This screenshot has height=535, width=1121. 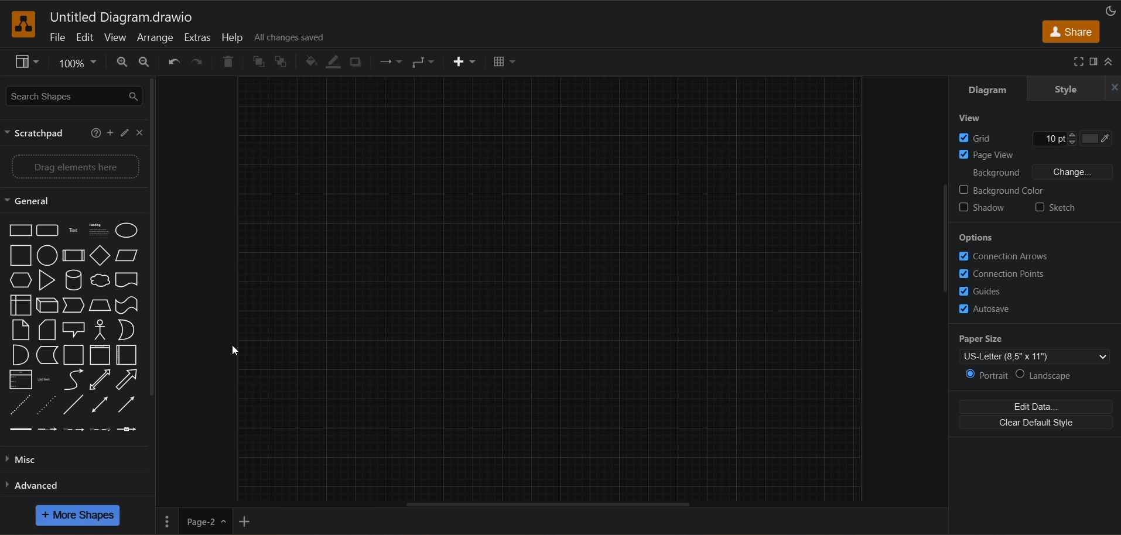 I want to click on shadow, so click(x=357, y=61).